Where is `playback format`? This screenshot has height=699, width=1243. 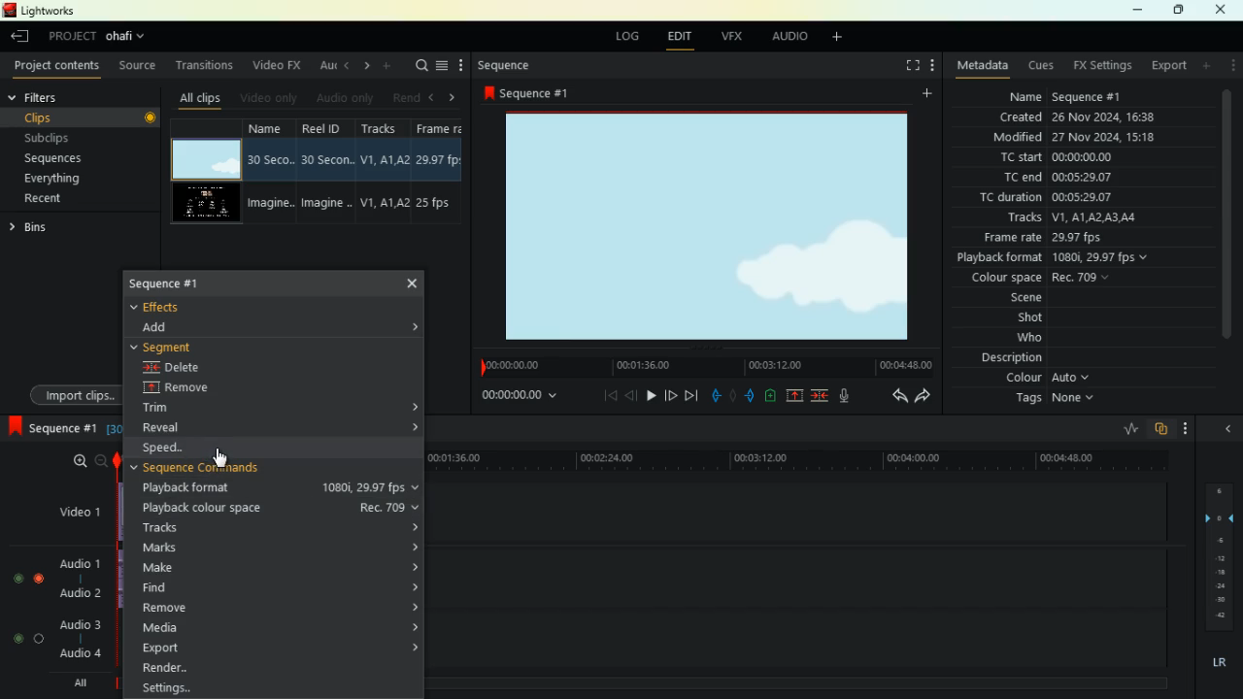
playback format is located at coordinates (1064, 259).